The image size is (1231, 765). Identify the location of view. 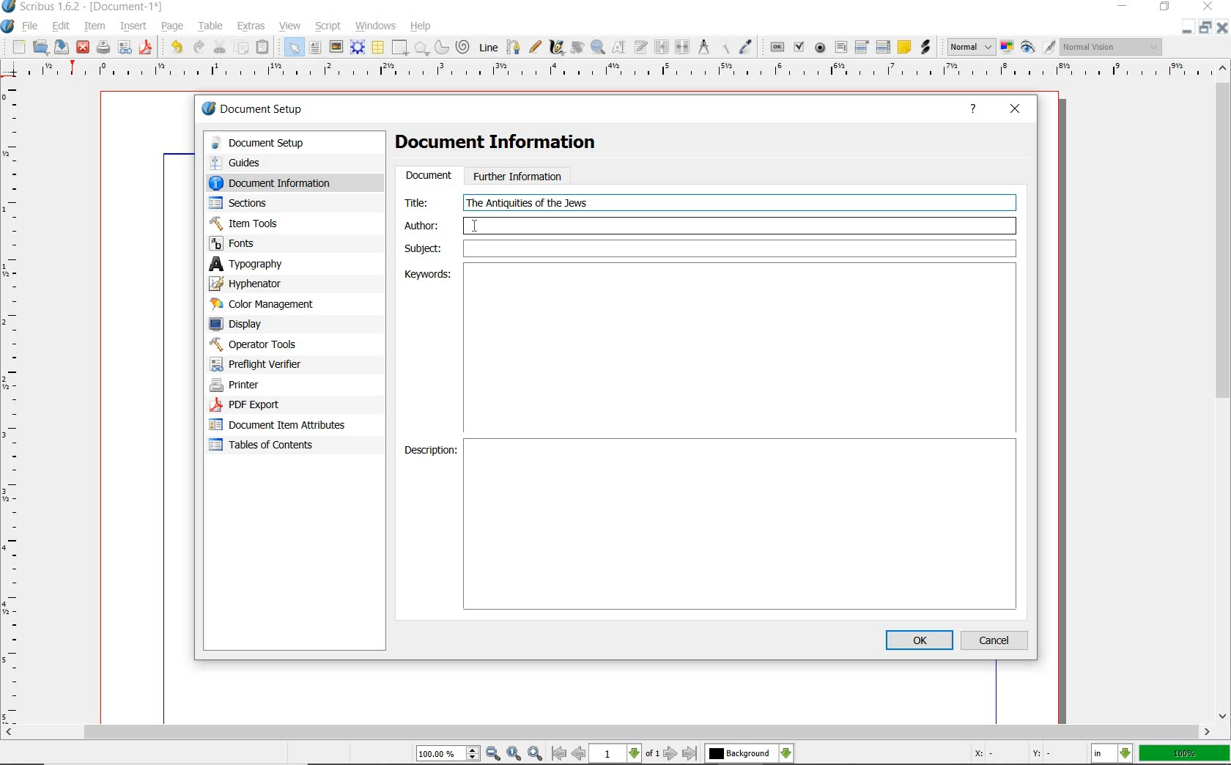
(289, 26).